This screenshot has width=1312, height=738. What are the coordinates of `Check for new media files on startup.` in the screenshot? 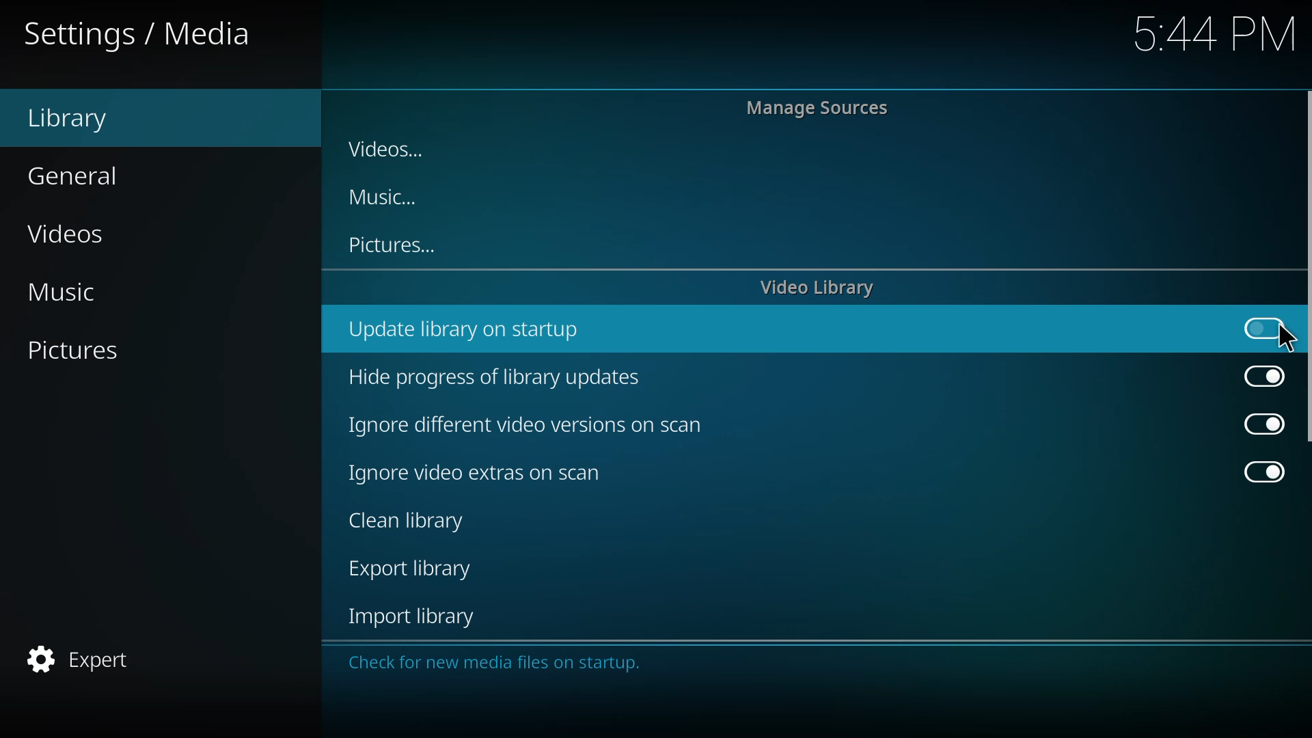 It's located at (506, 668).